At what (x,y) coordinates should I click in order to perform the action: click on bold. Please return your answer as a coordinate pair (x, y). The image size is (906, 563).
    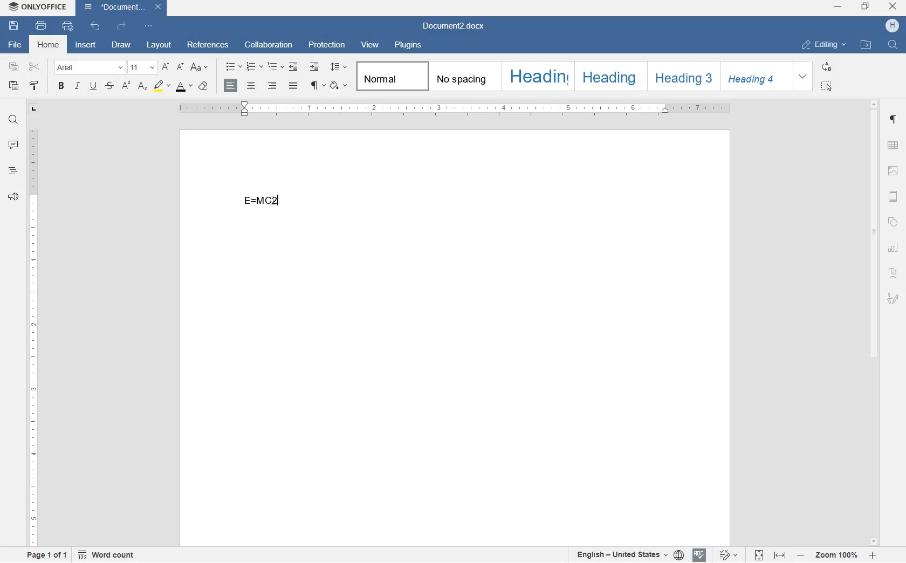
    Looking at the image, I should click on (60, 85).